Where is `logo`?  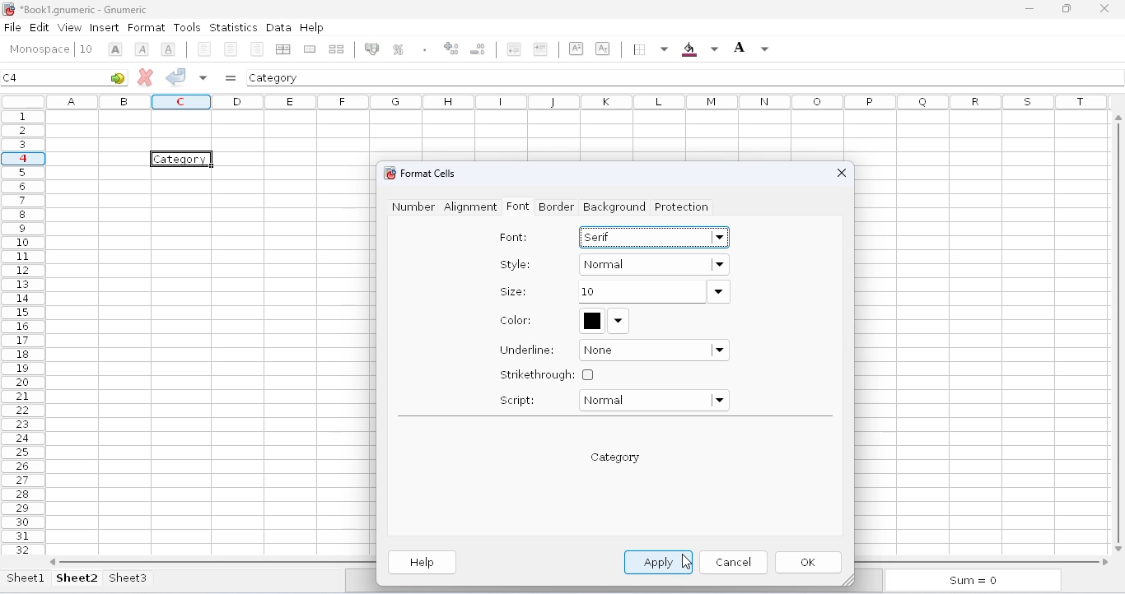 logo is located at coordinates (8, 9).